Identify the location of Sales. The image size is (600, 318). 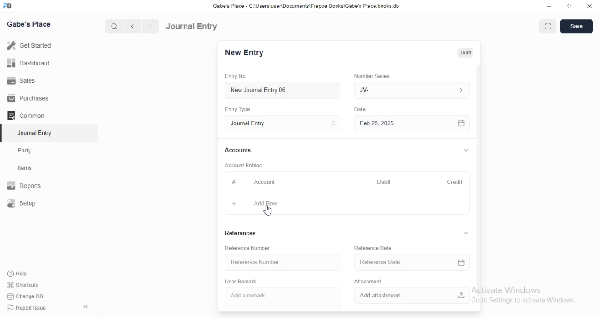
(30, 80).